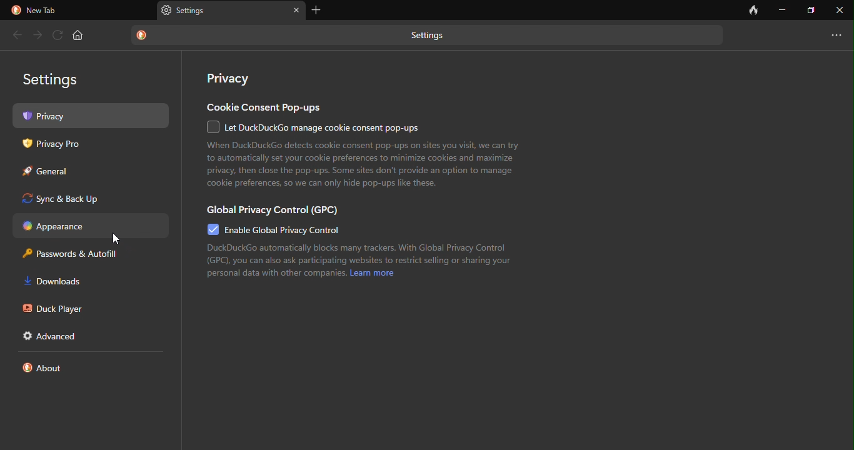 This screenshot has height=450, width=854. I want to click on sync and back up, so click(96, 199).